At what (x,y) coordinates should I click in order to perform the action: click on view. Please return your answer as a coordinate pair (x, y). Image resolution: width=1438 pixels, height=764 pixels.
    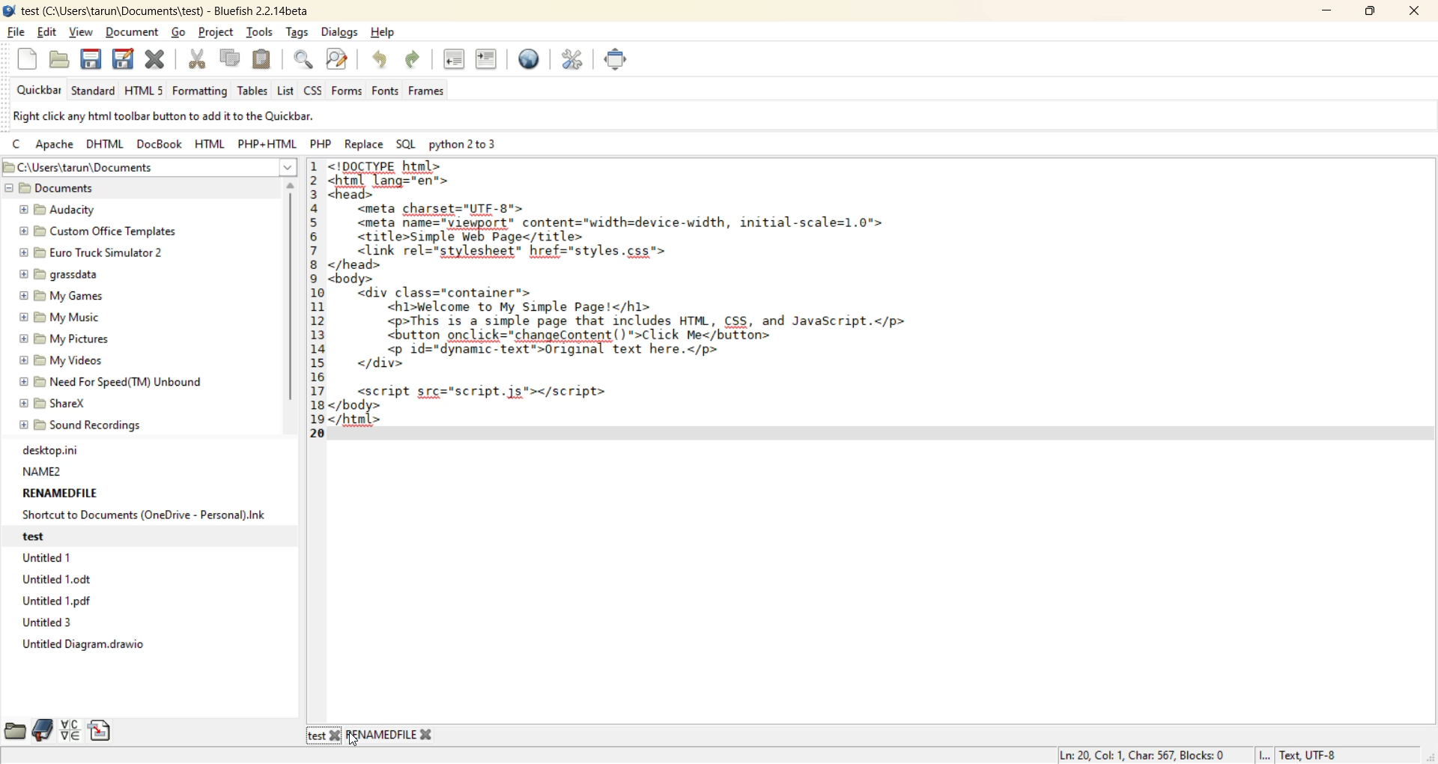
    Looking at the image, I should click on (84, 30).